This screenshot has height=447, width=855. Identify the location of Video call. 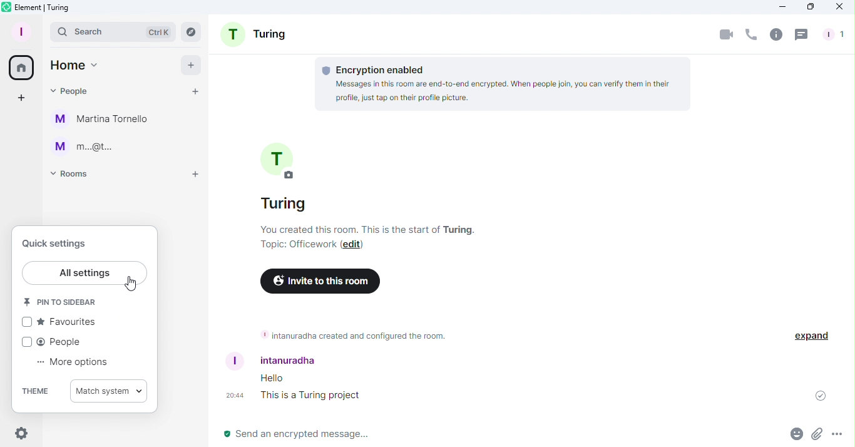
(726, 34).